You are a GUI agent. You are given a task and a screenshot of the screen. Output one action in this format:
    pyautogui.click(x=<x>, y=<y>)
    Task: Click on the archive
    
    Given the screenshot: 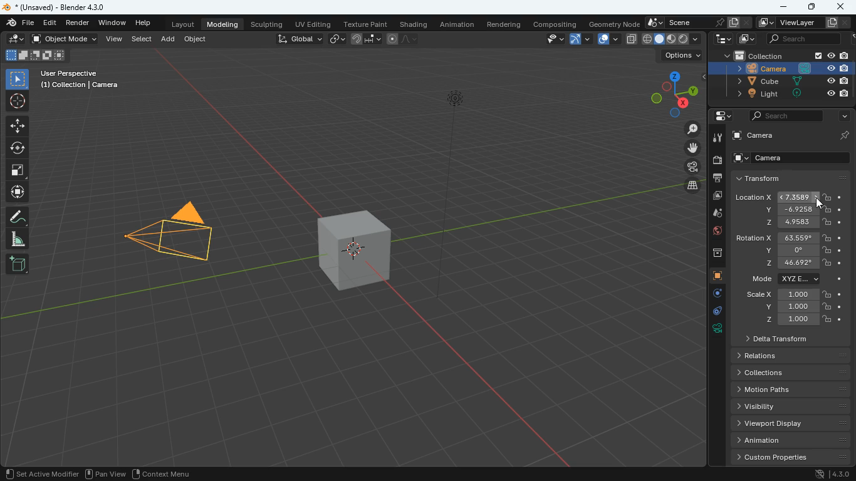 What is the action you would take?
    pyautogui.click(x=710, y=254)
    